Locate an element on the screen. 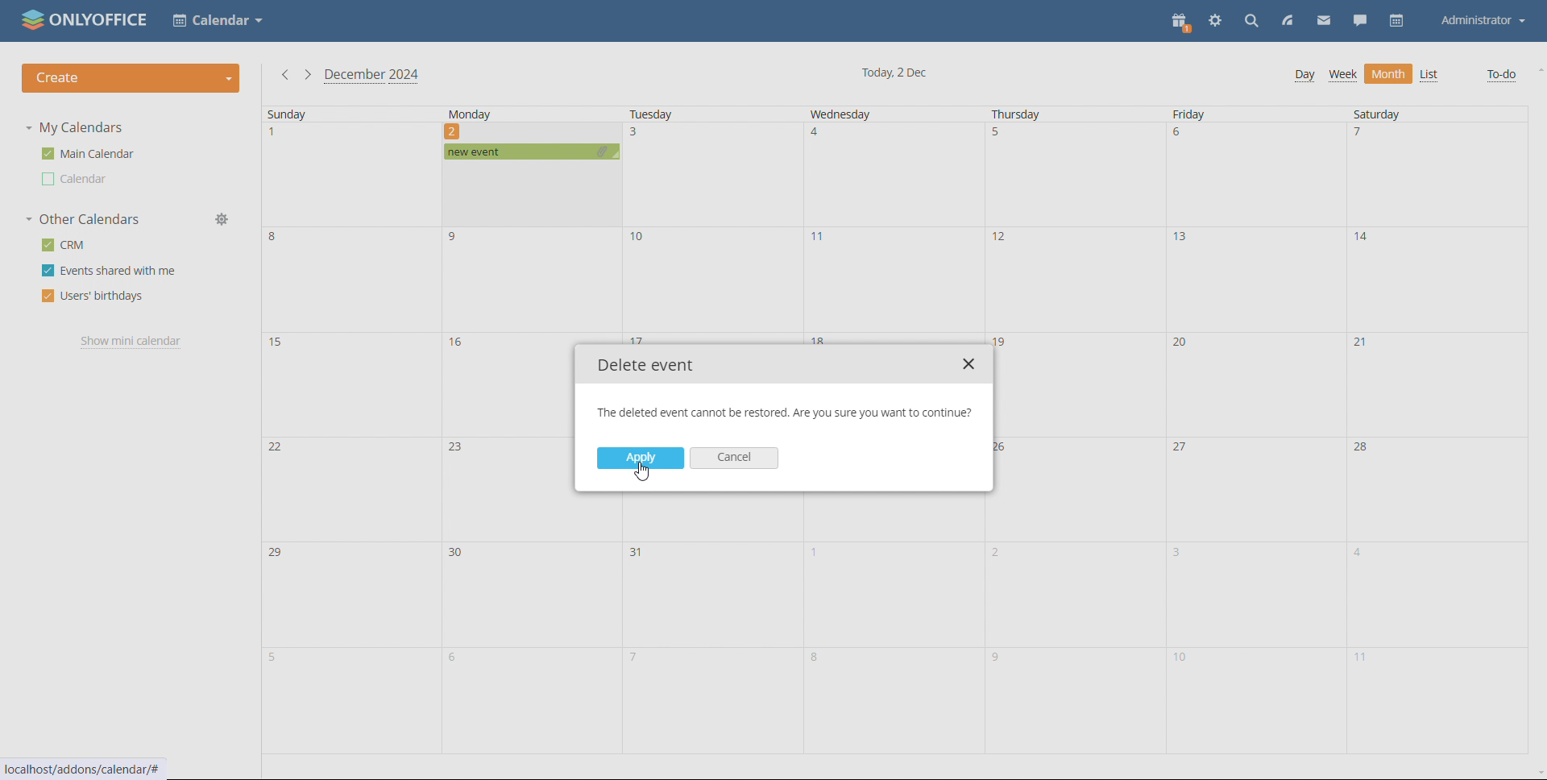  9 is located at coordinates (999, 660).